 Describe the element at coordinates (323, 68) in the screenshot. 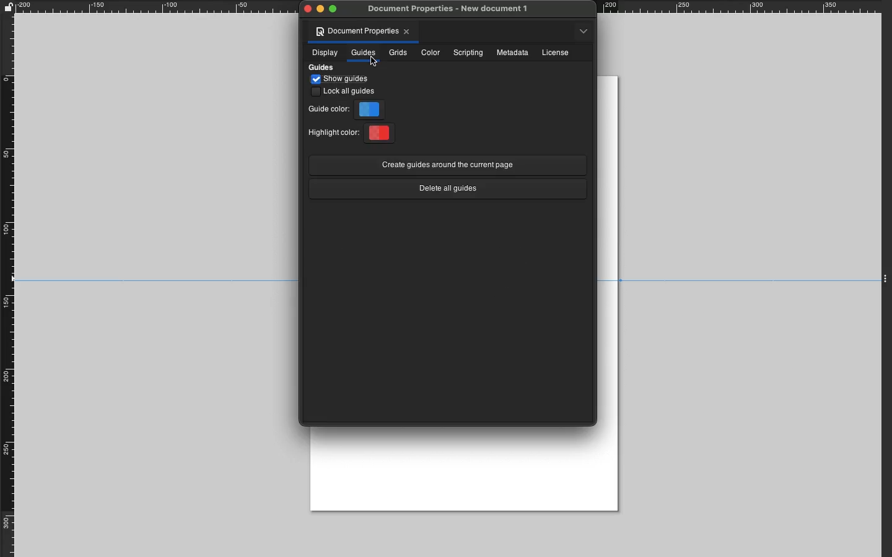

I see `Guides` at that location.